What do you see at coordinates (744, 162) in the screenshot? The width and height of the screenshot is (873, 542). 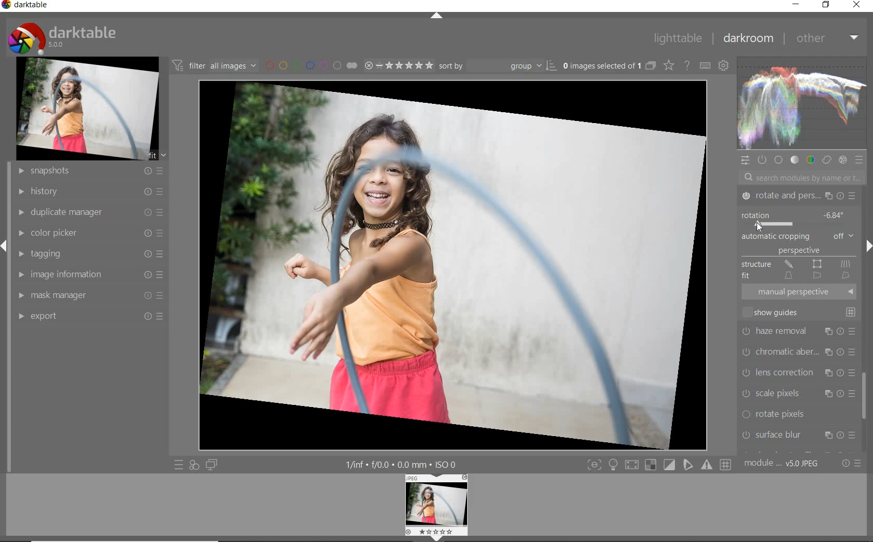 I see `quick access panel` at bounding box center [744, 162].